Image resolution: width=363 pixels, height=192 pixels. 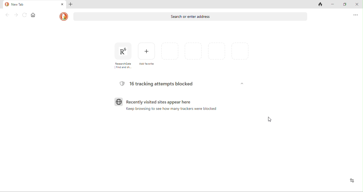 What do you see at coordinates (25, 15) in the screenshot?
I see `reload` at bounding box center [25, 15].